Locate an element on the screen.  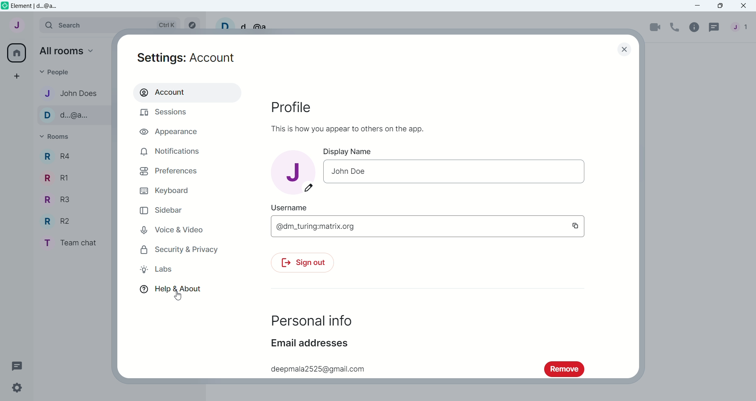
Settings : account is located at coordinates (187, 59).